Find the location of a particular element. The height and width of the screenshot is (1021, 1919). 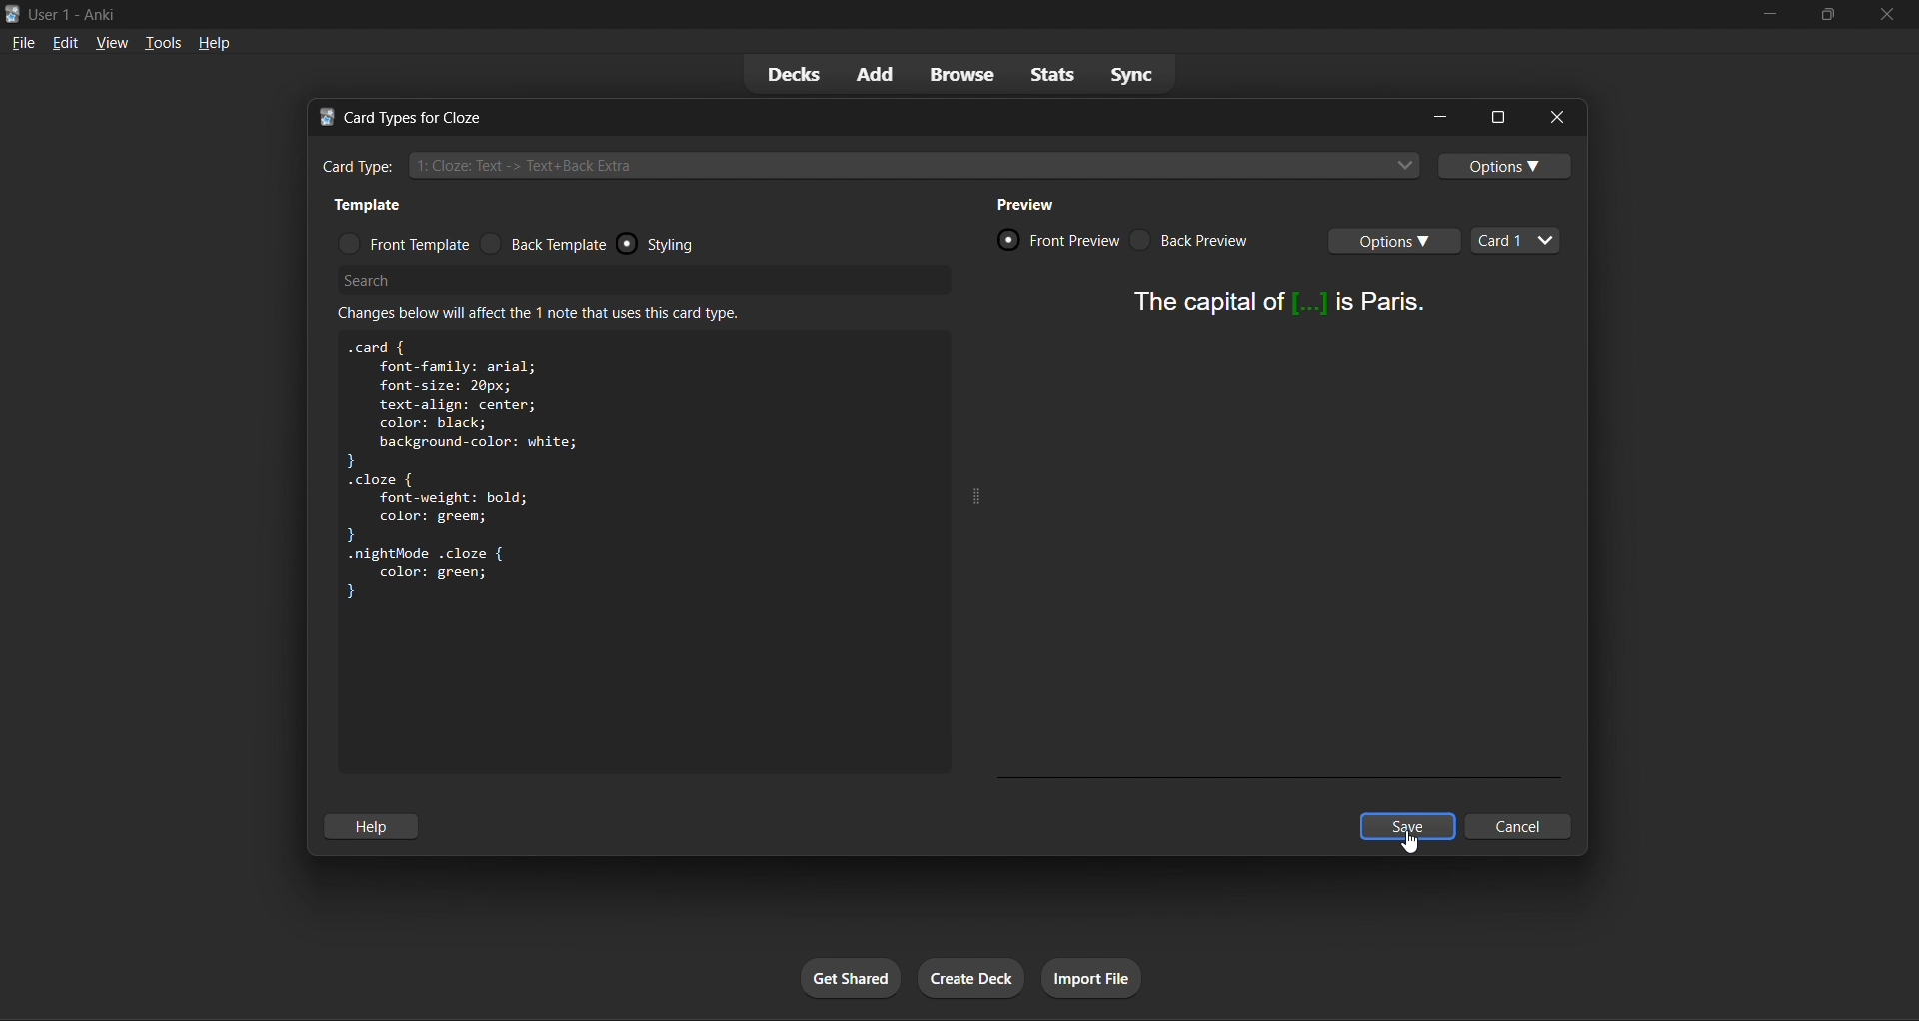

view is located at coordinates (113, 41).